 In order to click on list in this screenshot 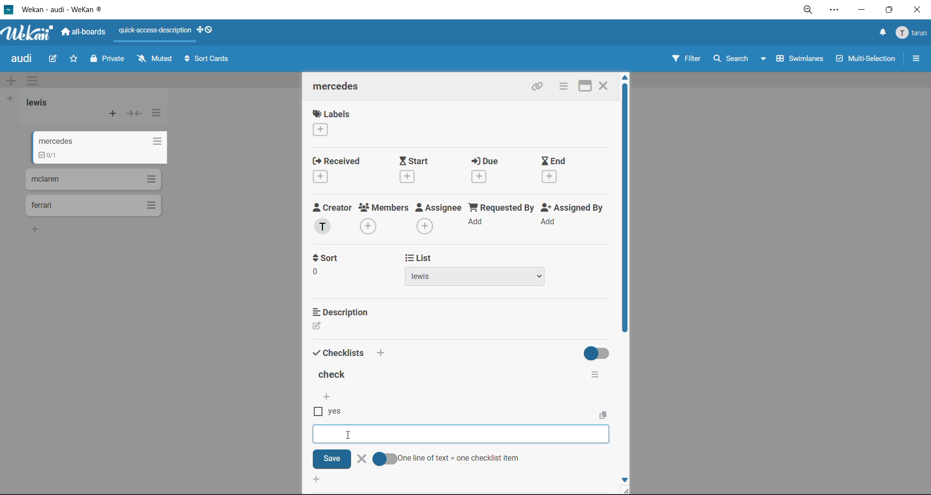, I will do `click(417, 259)`.